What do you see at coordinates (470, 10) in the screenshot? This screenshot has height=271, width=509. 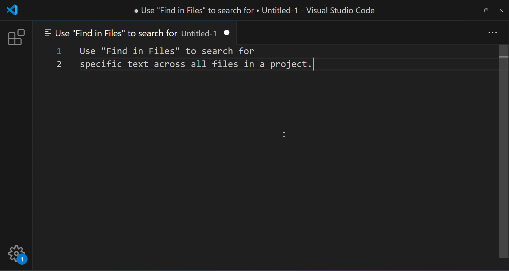 I see `minimize` at bounding box center [470, 10].